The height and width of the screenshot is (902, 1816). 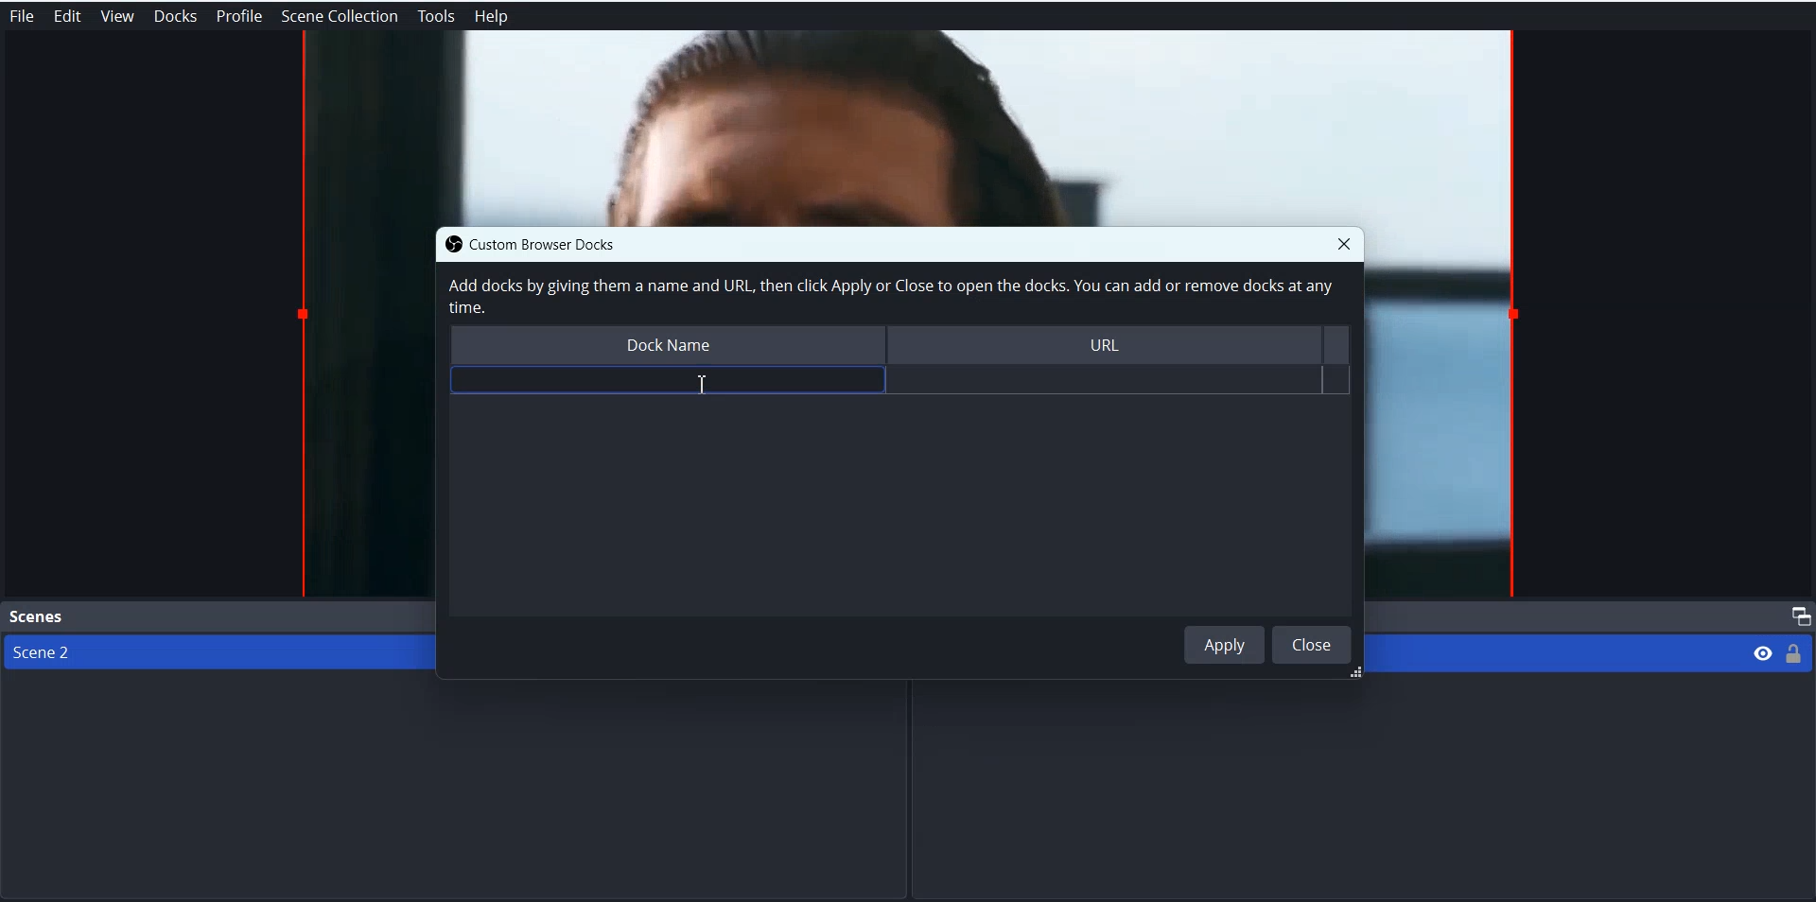 I want to click on Help, so click(x=492, y=17).